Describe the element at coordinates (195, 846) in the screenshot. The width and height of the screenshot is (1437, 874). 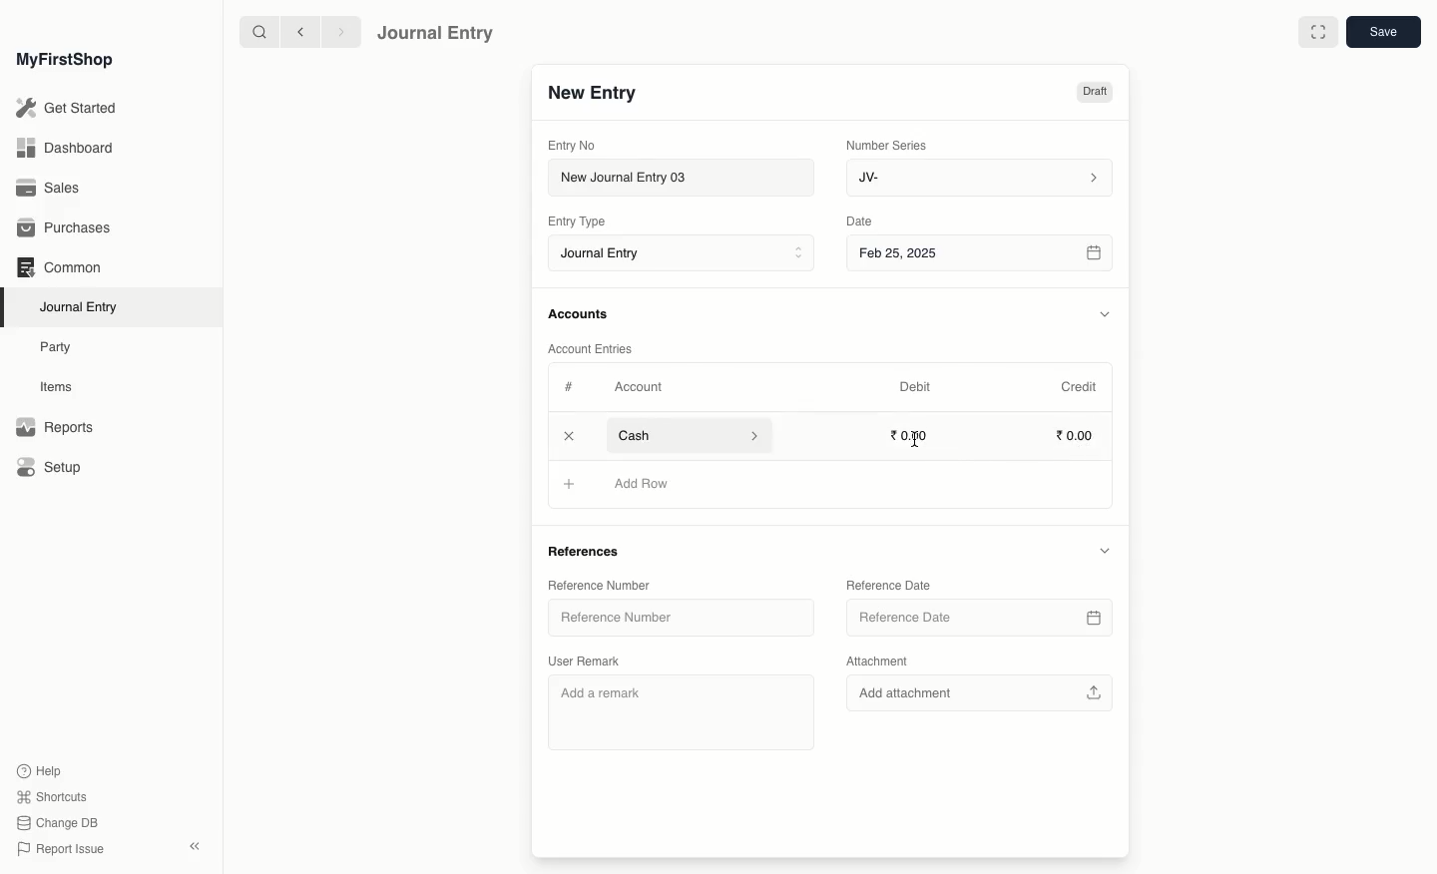
I see `Collapse` at that location.